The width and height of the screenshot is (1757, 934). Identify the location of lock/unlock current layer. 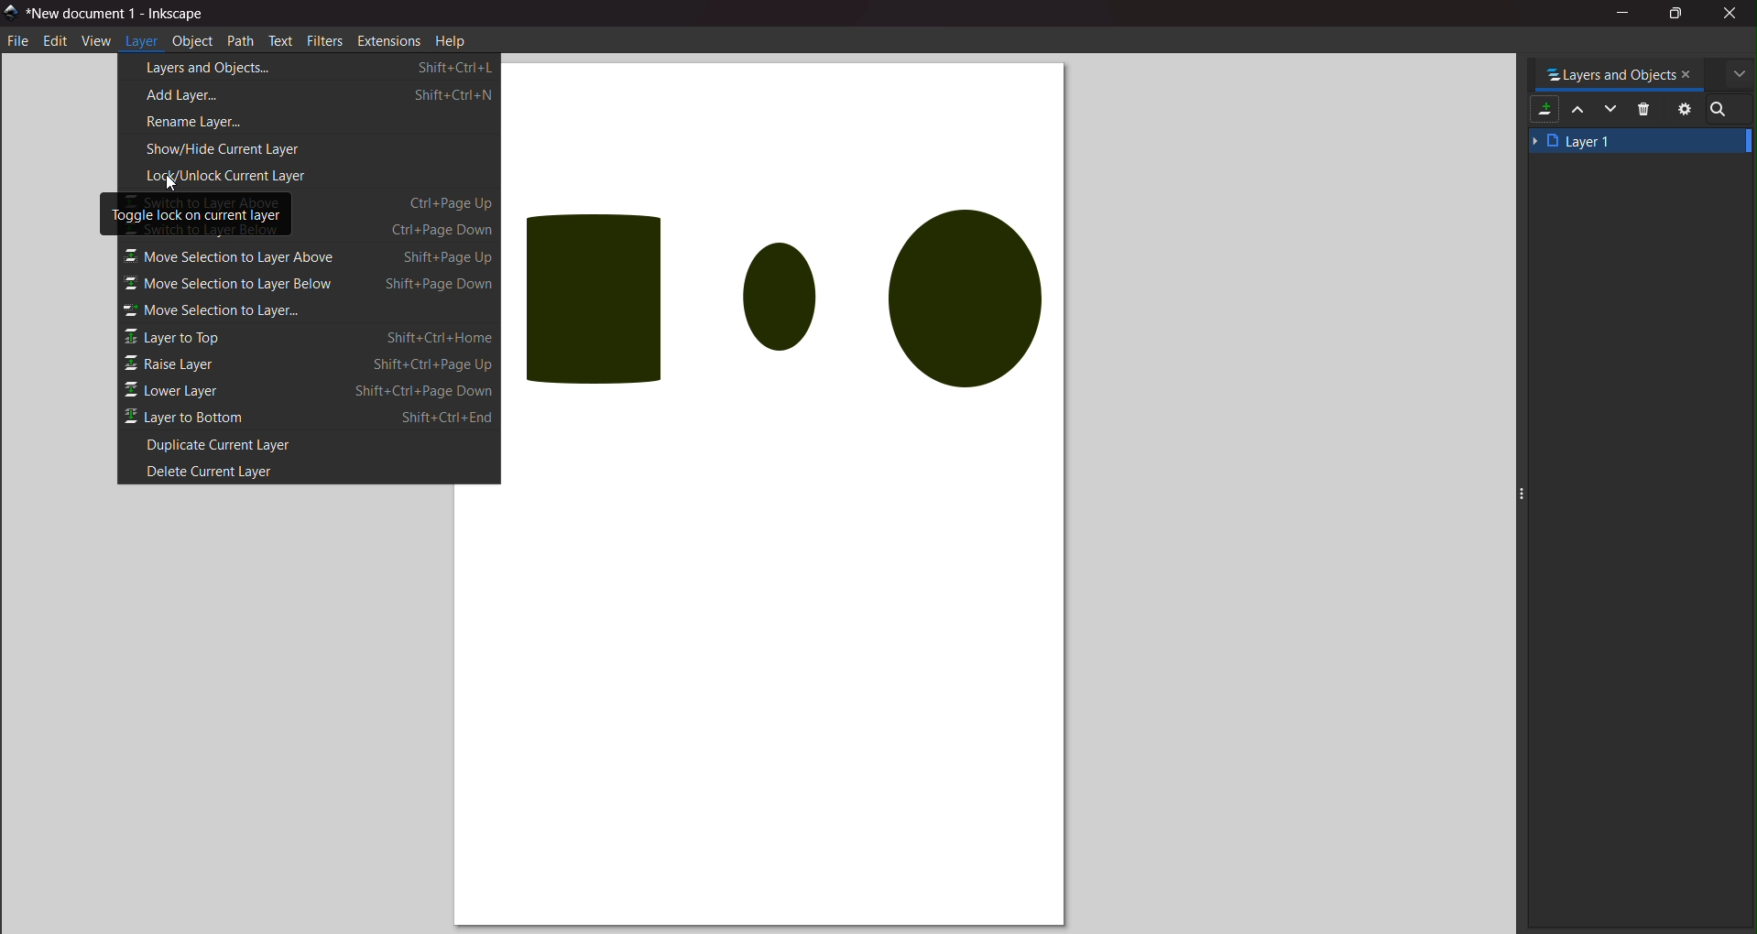
(232, 174).